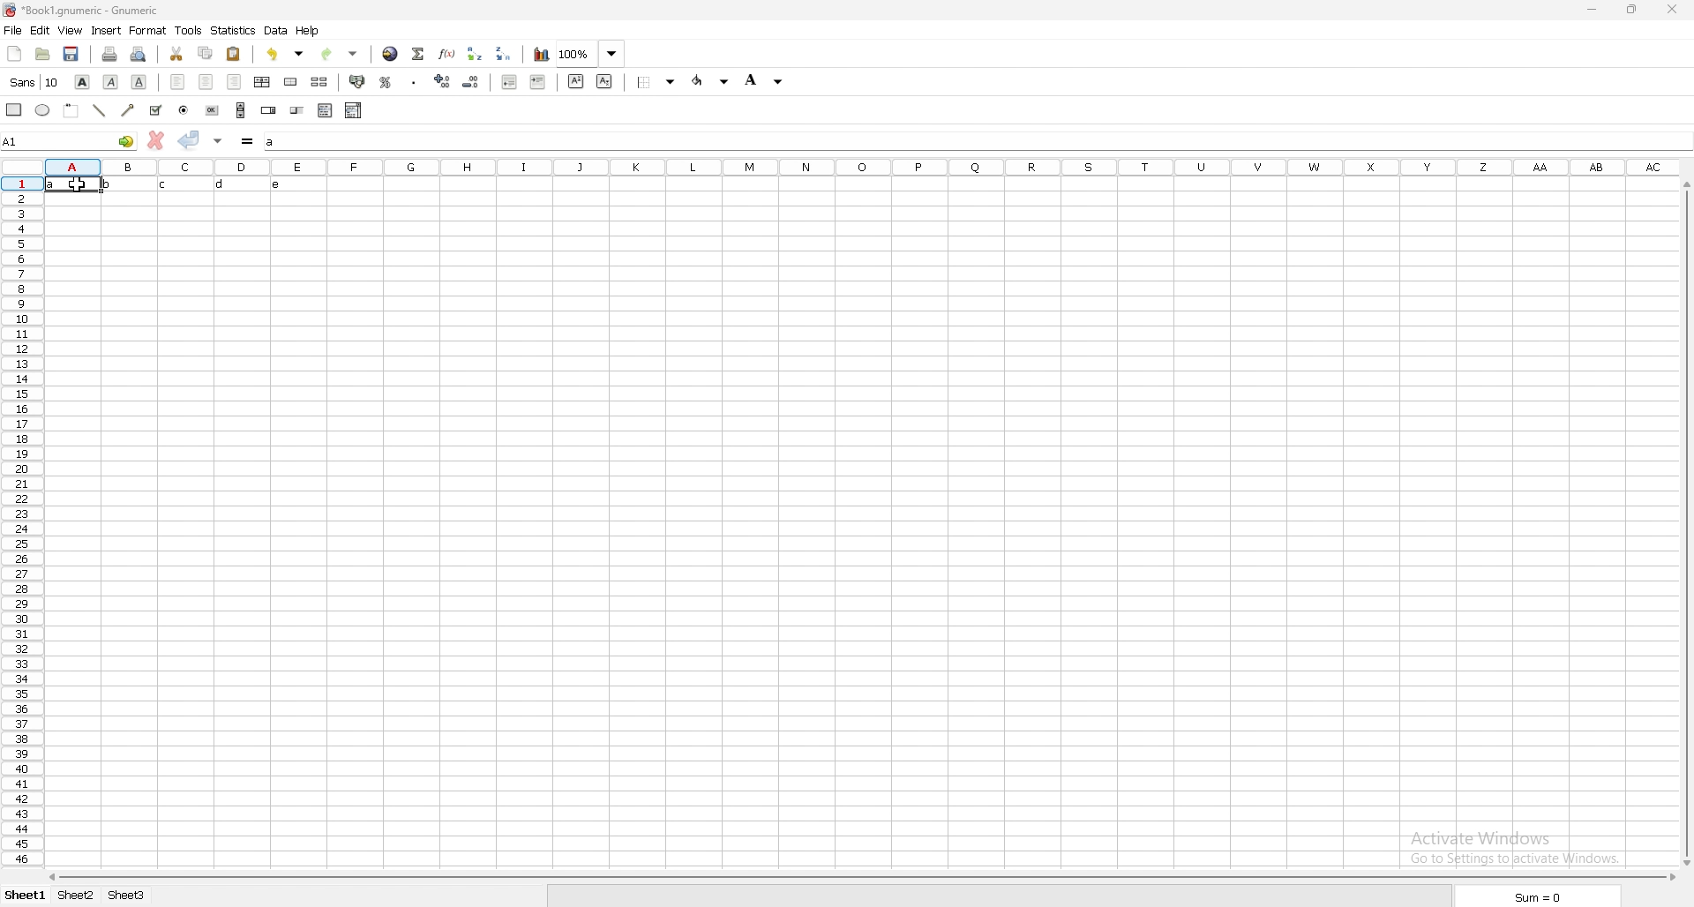 The width and height of the screenshot is (1694, 907). What do you see at coordinates (391, 54) in the screenshot?
I see `hyperlink` at bounding box center [391, 54].